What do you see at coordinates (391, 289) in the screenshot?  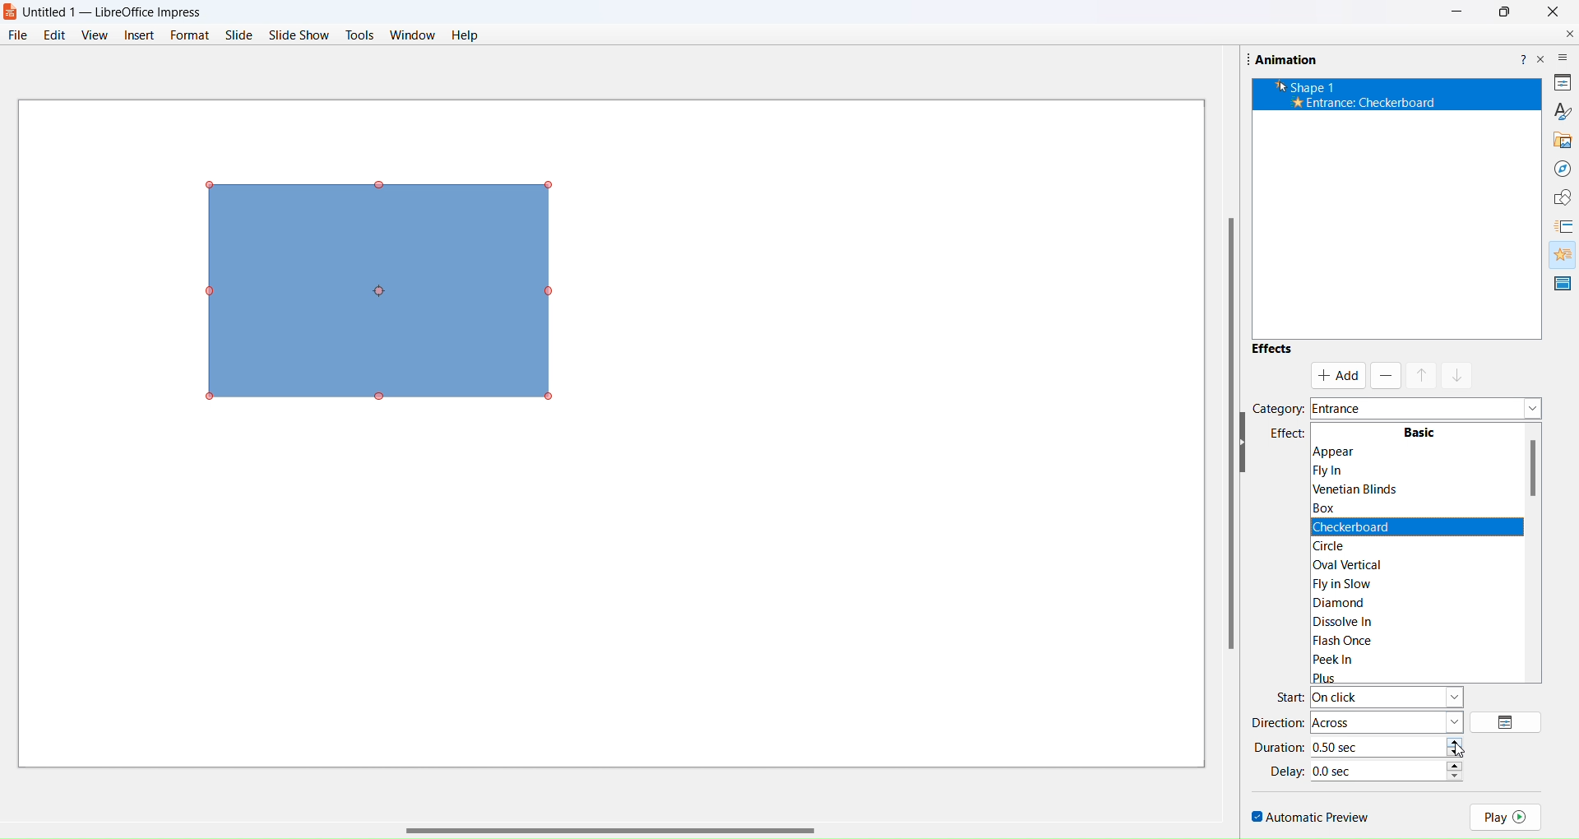 I see `object` at bounding box center [391, 289].